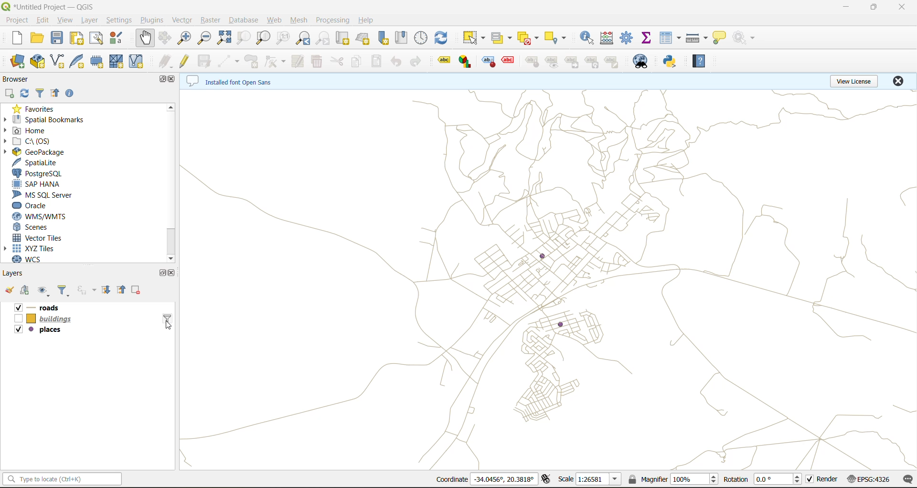  Describe the element at coordinates (61, 290) in the screenshot. I see `filter` at that location.